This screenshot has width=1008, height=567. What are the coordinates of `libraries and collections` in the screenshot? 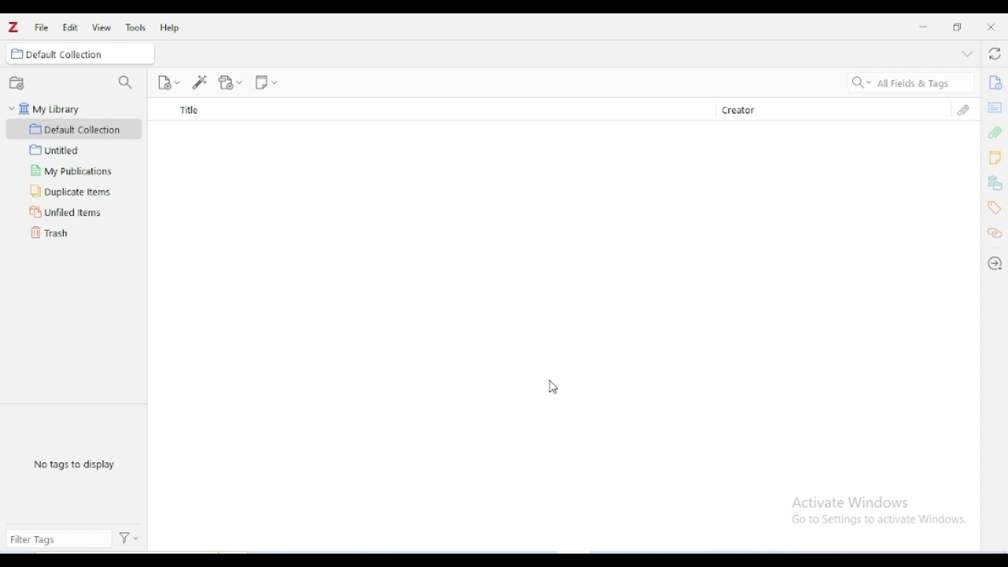 It's located at (995, 183).